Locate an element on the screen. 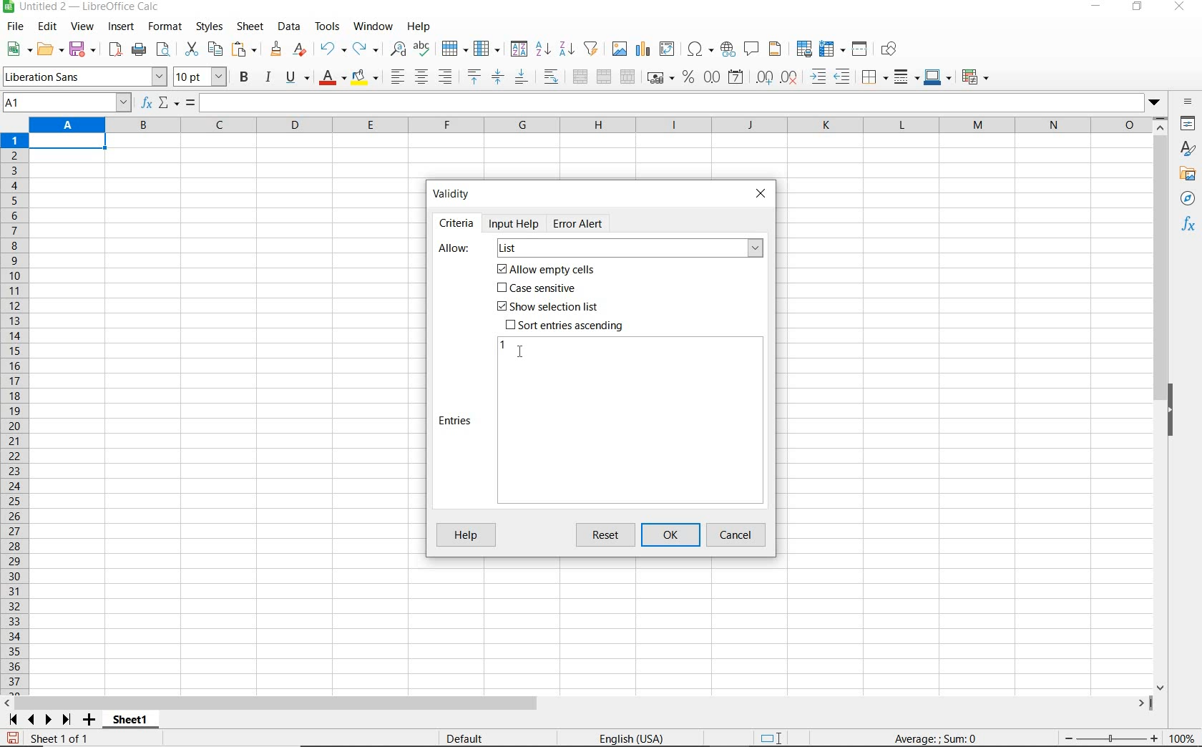  add sheet is located at coordinates (87, 721).